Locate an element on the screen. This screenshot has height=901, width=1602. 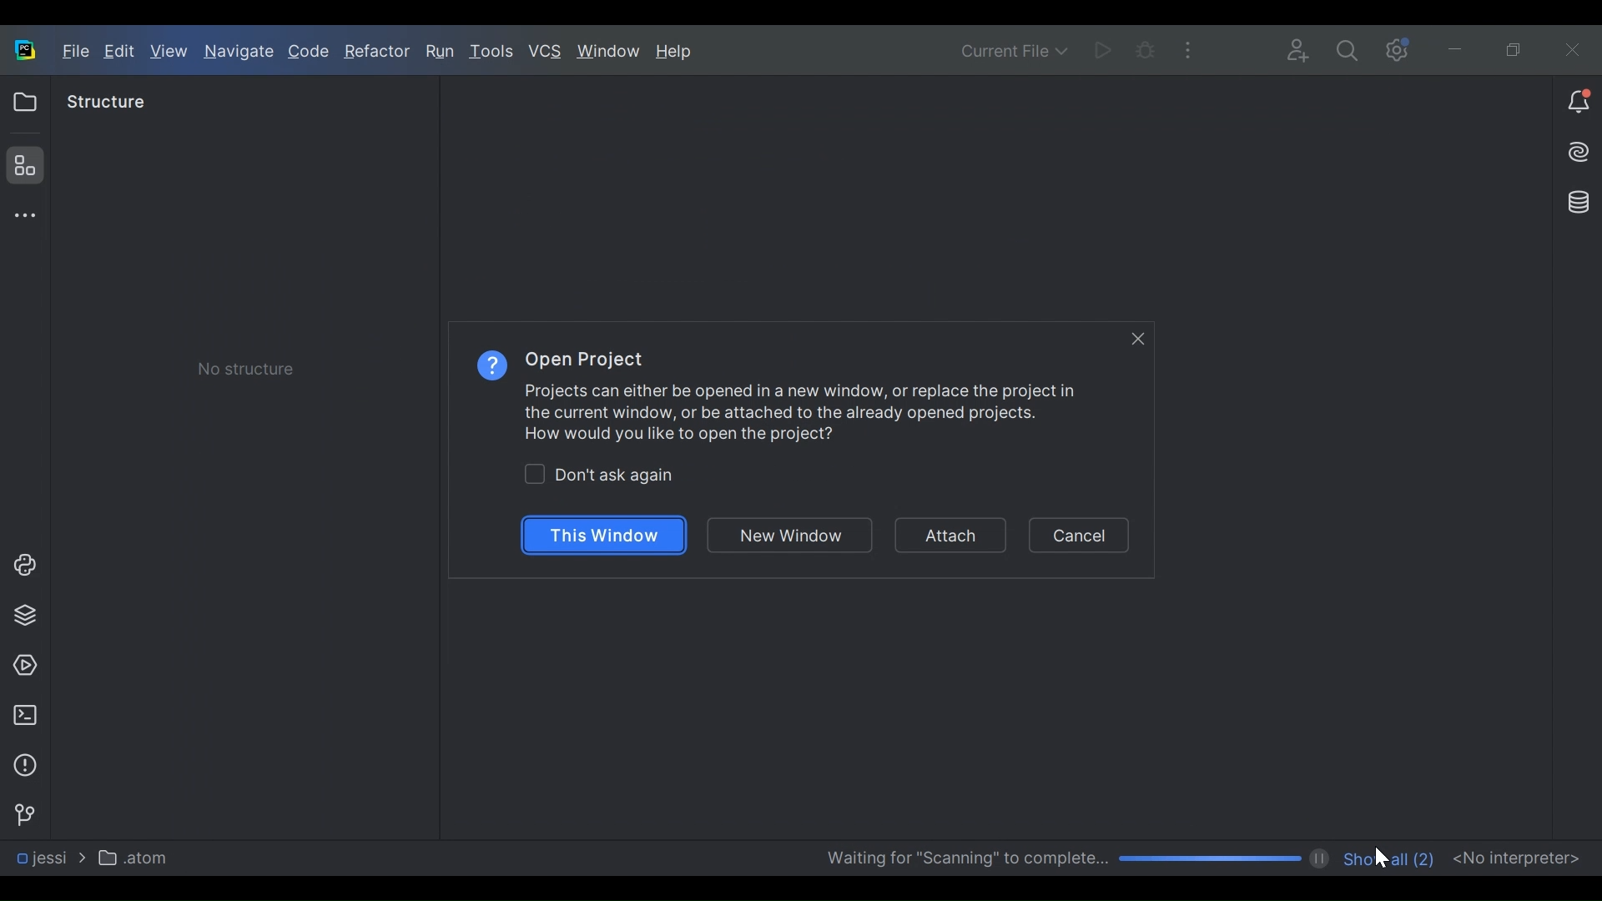
AI Assistant is located at coordinates (1577, 152).